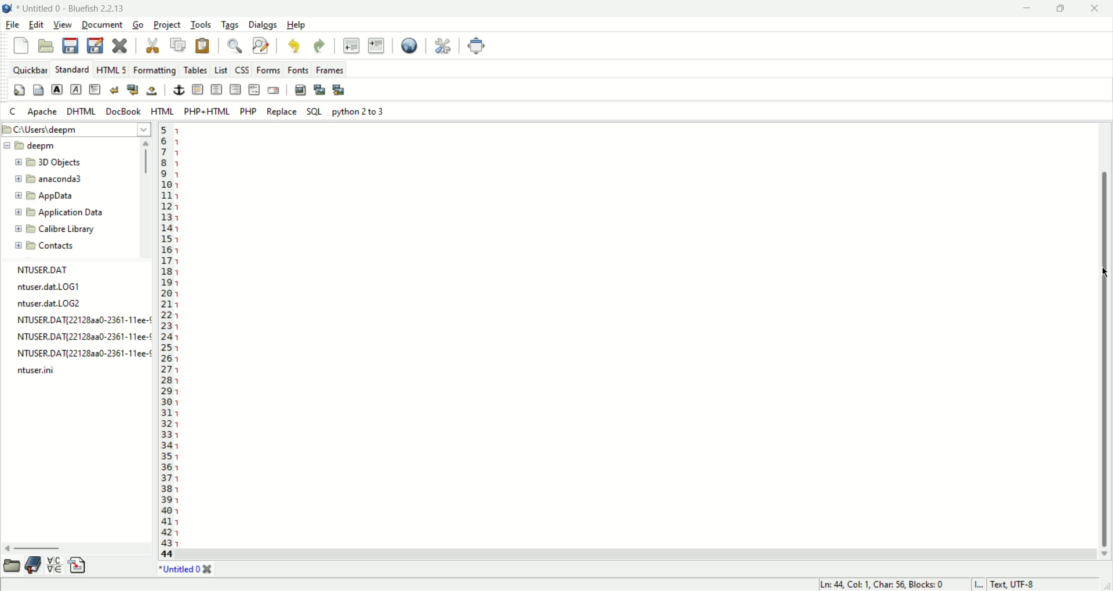 The height and width of the screenshot is (591, 1113). What do you see at coordinates (250, 111) in the screenshot?
I see `PHP` at bounding box center [250, 111].